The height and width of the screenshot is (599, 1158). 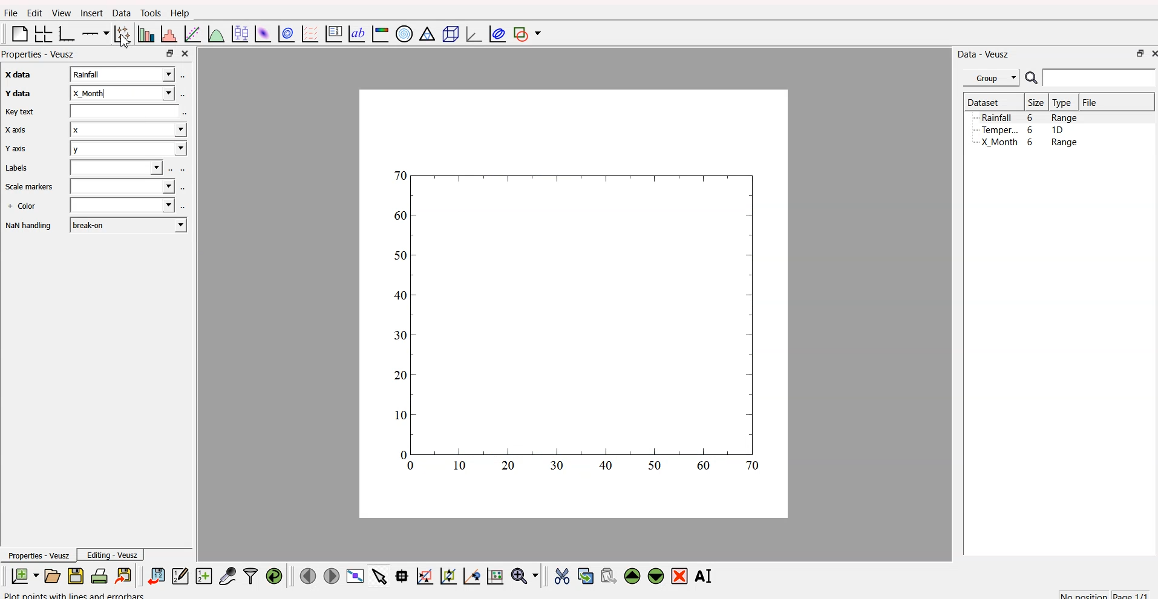 I want to click on Rainfall 6 Range, so click(x=1031, y=117).